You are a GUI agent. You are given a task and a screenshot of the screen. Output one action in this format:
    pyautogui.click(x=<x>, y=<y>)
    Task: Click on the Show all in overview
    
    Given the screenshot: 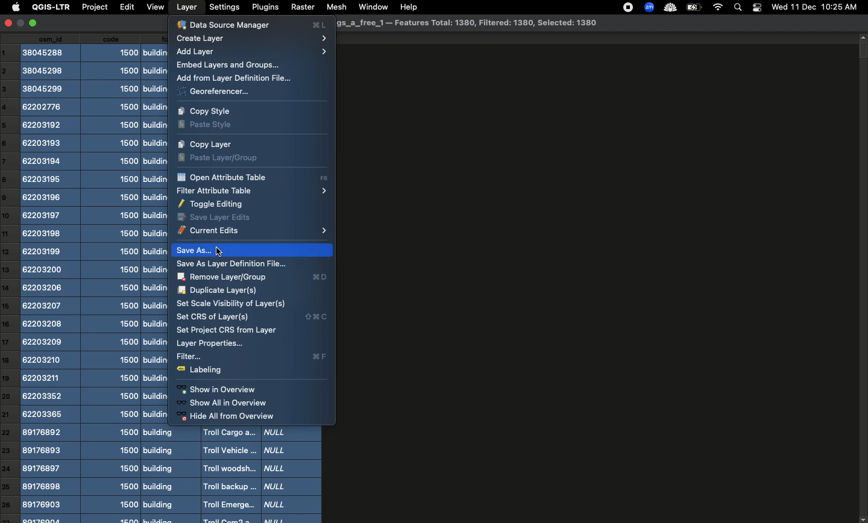 What is the action you would take?
    pyautogui.click(x=224, y=403)
    